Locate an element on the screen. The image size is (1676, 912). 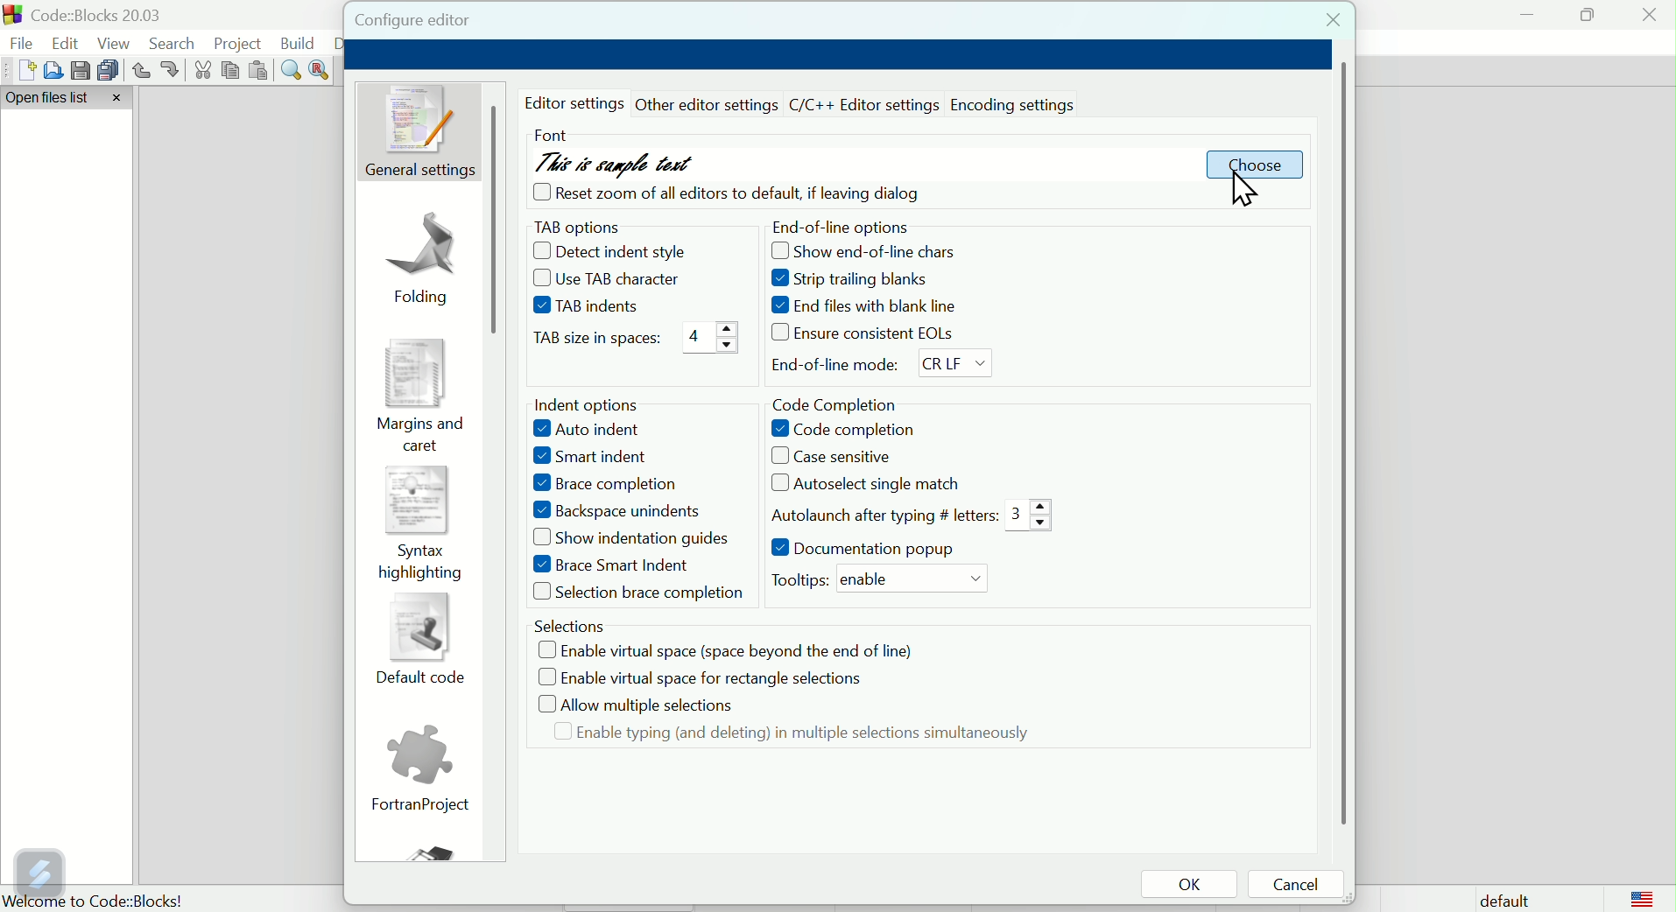
Paste is located at coordinates (260, 71).